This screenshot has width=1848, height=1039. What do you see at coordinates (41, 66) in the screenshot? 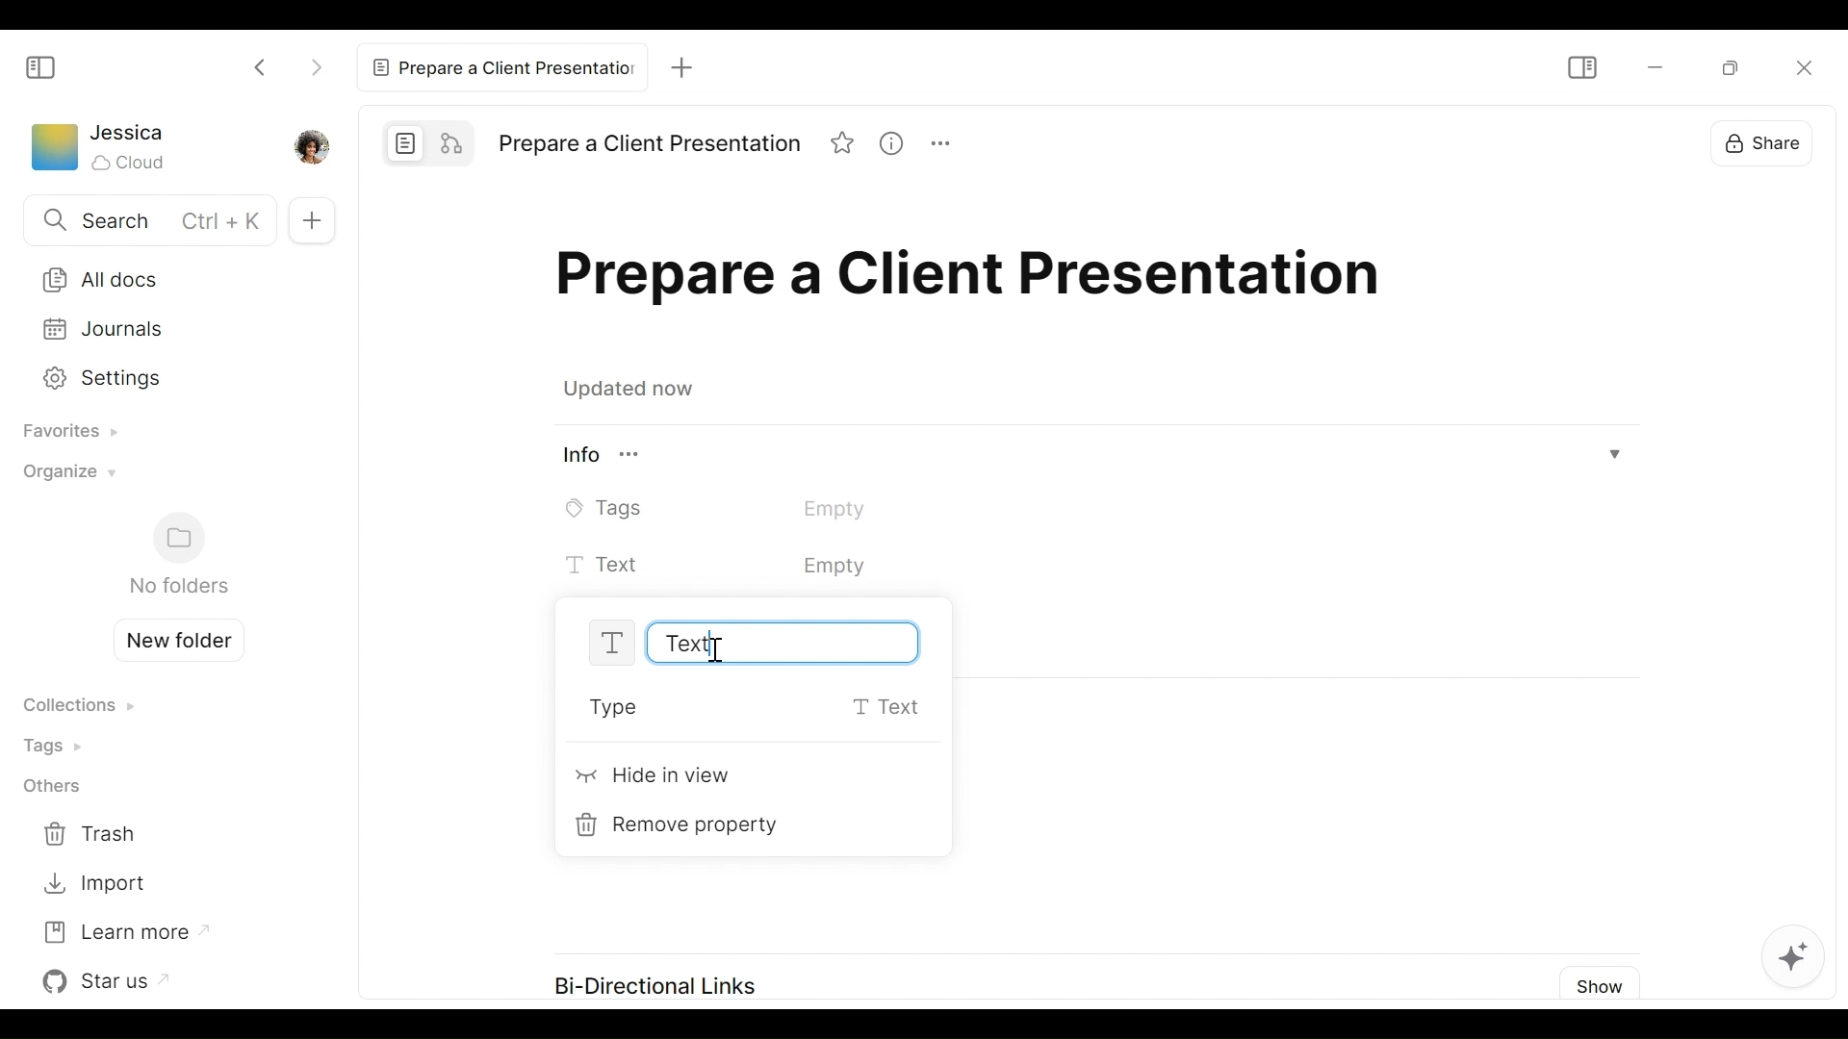
I see `Show/Hide Sidebar` at bounding box center [41, 66].